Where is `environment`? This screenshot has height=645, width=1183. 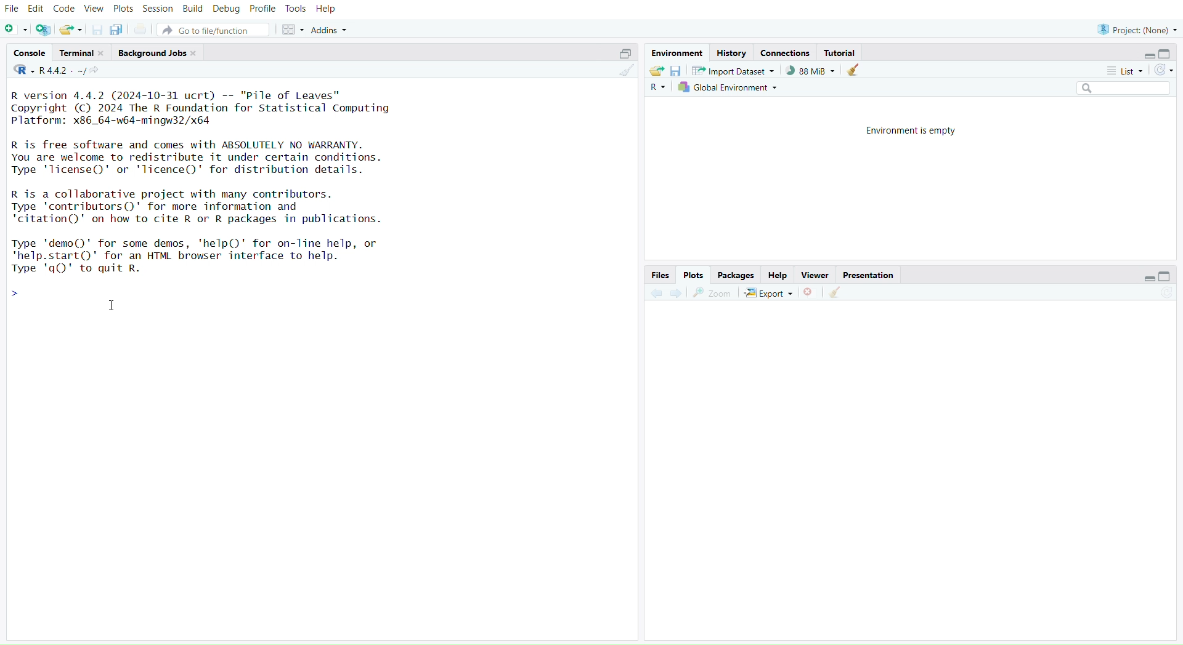 environment is located at coordinates (679, 54).